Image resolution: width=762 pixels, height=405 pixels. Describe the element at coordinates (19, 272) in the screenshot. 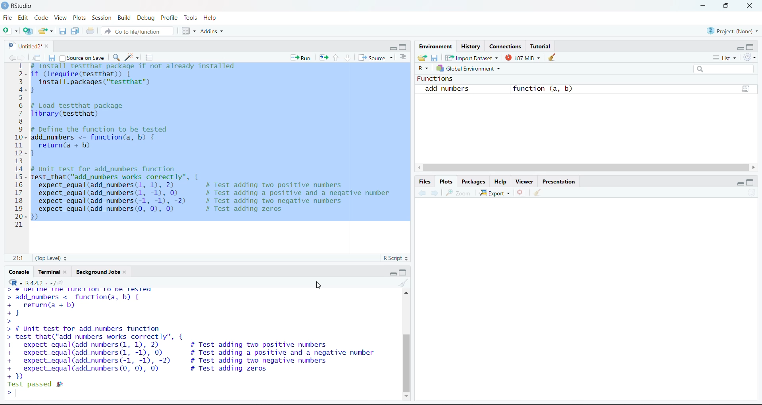

I see `console` at that location.